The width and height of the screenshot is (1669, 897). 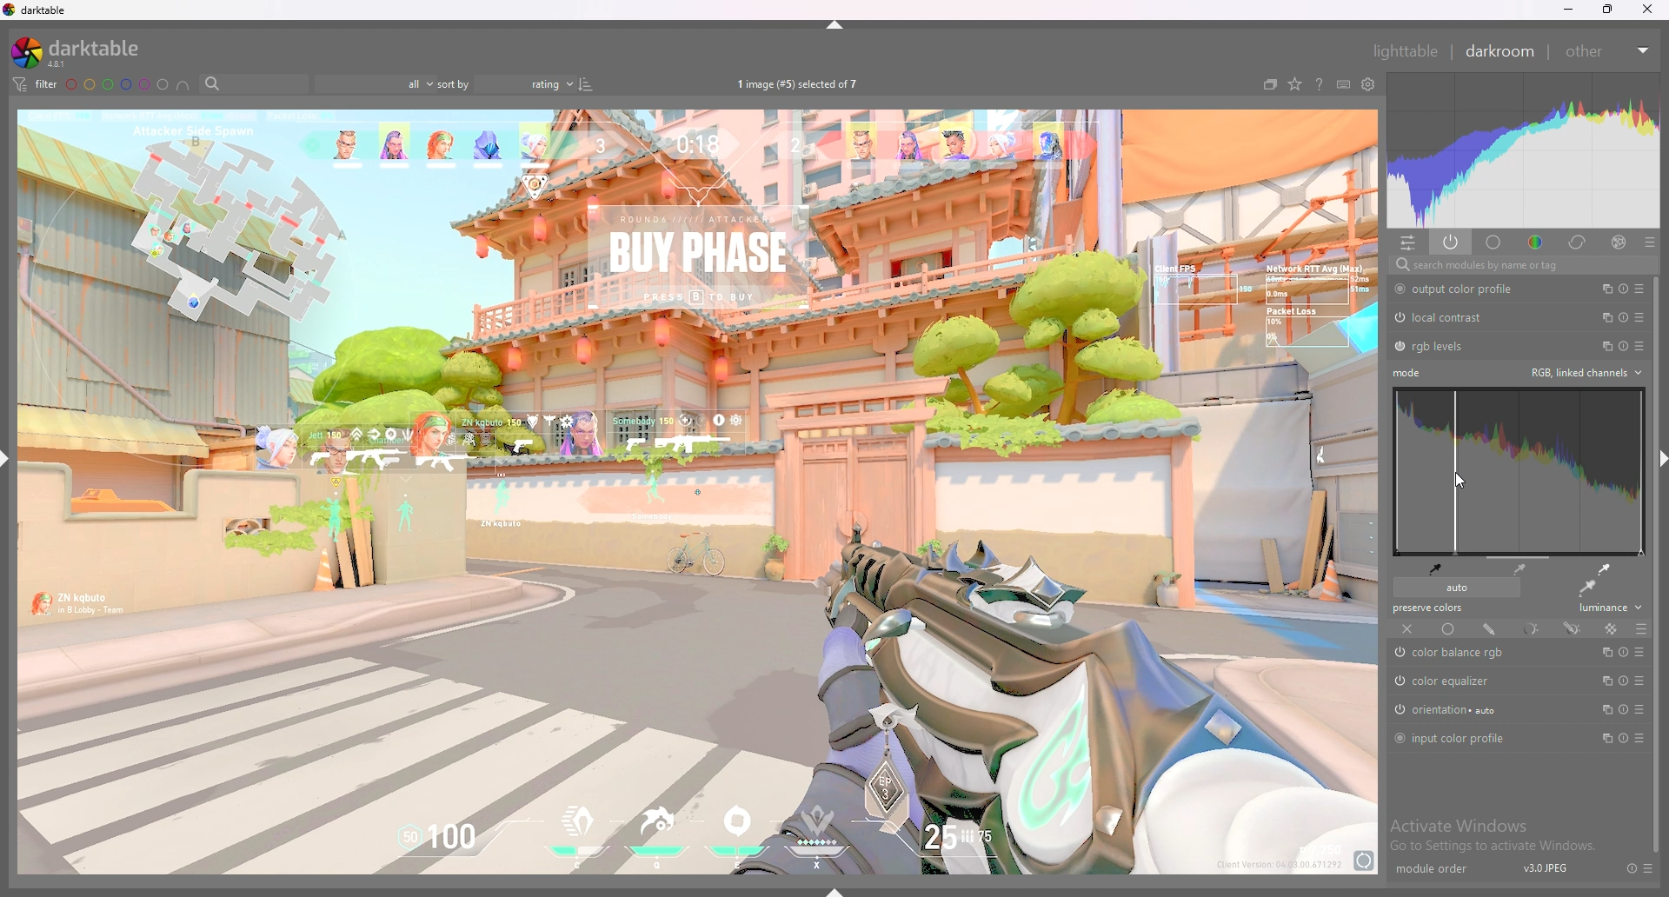 What do you see at coordinates (1368, 85) in the screenshot?
I see `show global preferences` at bounding box center [1368, 85].